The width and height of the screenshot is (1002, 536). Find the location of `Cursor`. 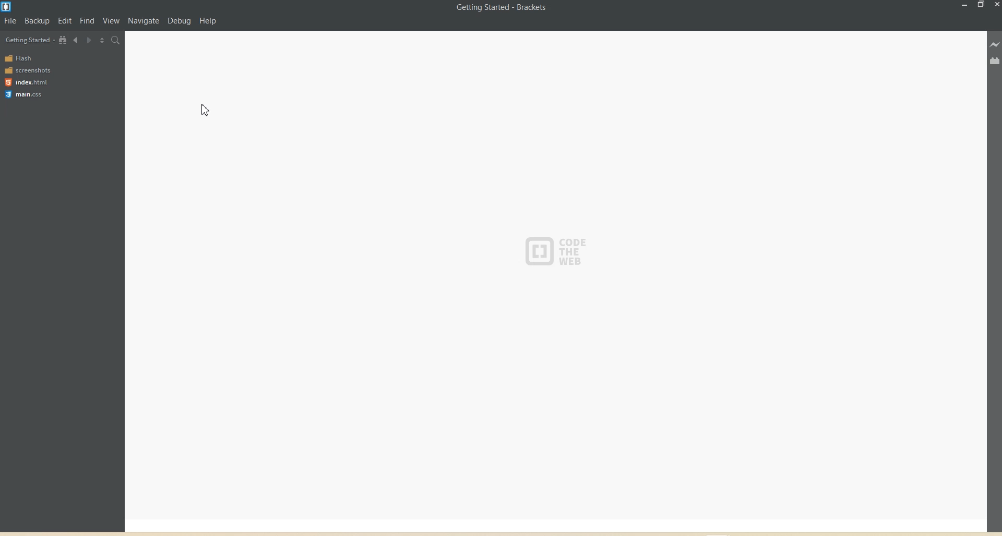

Cursor is located at coordinates (209, 109).